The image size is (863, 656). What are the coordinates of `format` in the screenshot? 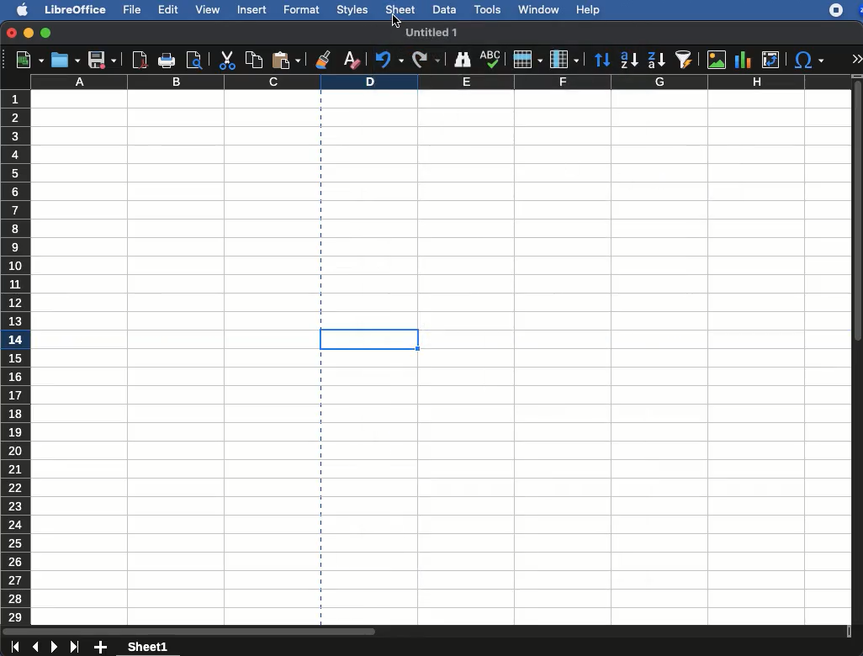 It's located at (301, 8).